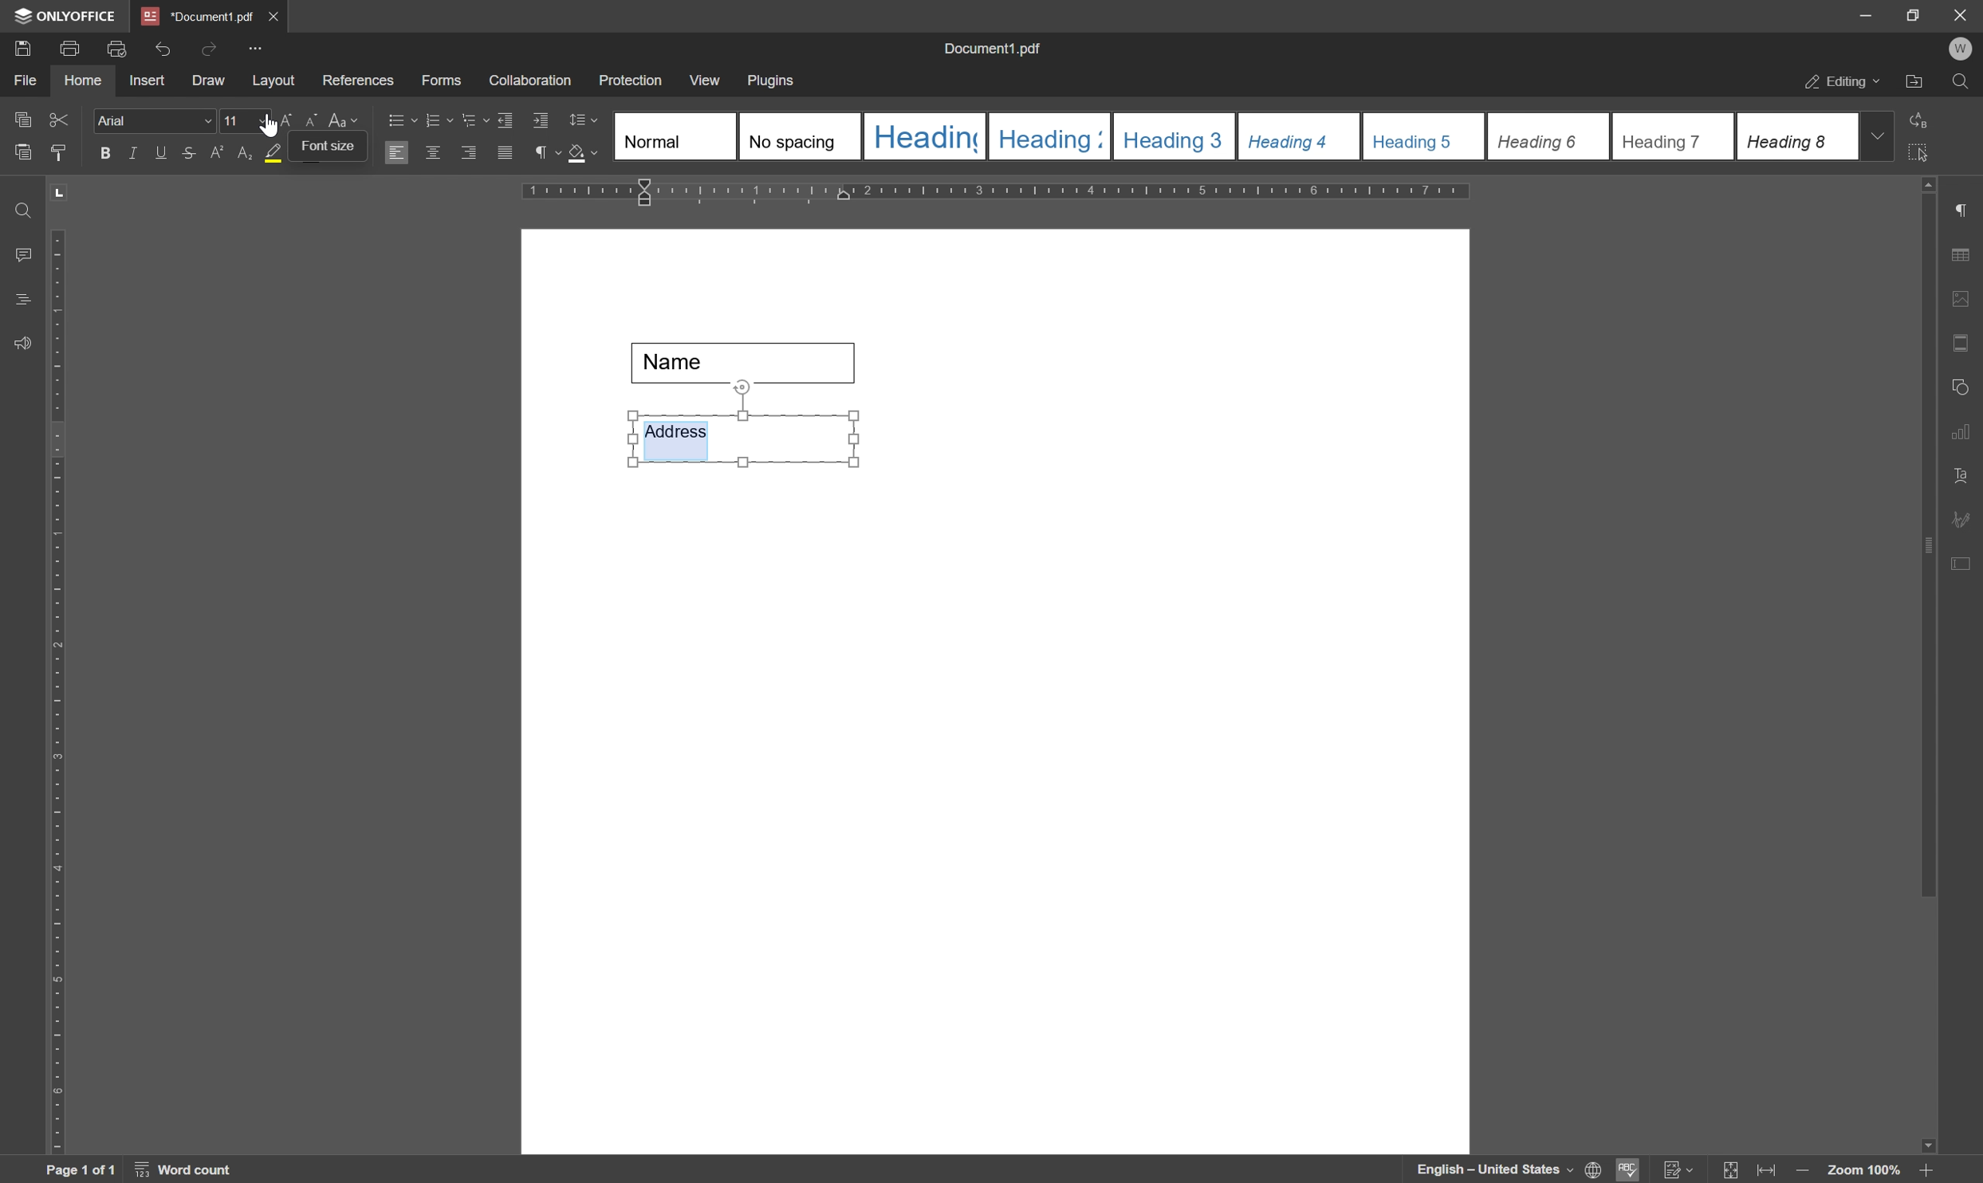  Describe the element at coordinates (269, 128) in the screenshot. I see `cursor` at that location.